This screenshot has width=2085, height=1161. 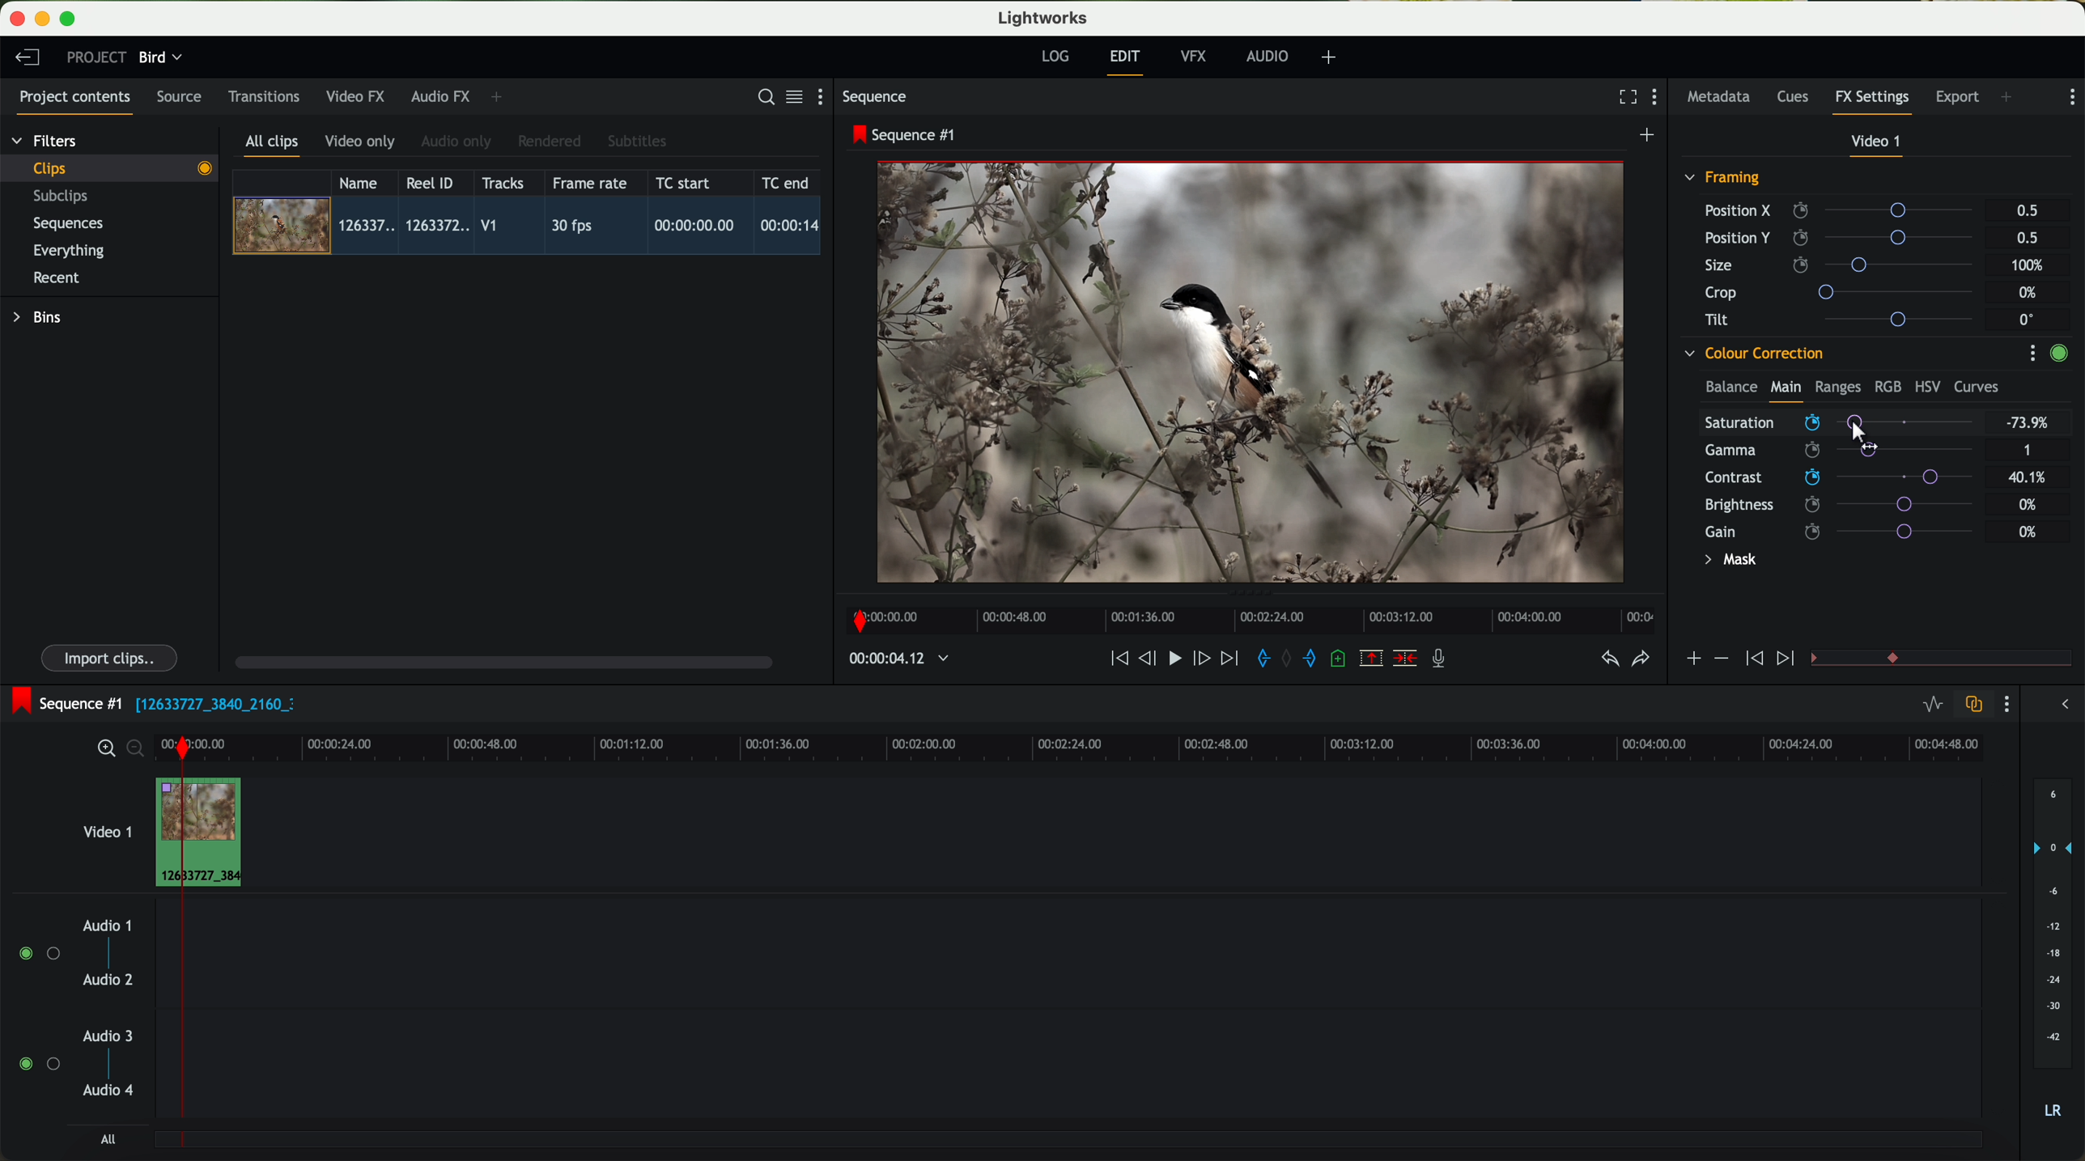 I want to click on mouse up (saturation), so click(x=1841, y=422).